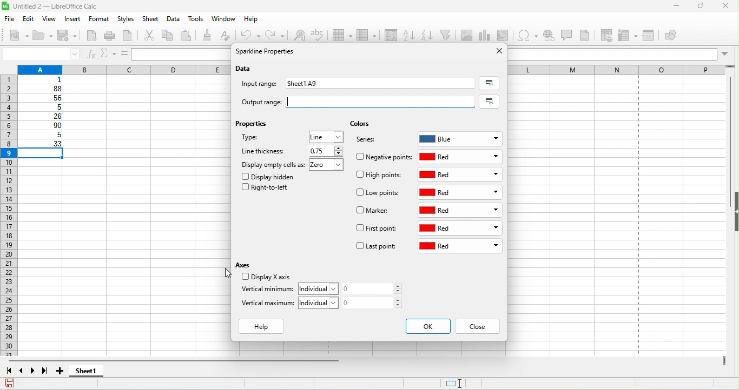  Describe the element at coordinates (371, 141) in the screenshot. I see `series` at that location.